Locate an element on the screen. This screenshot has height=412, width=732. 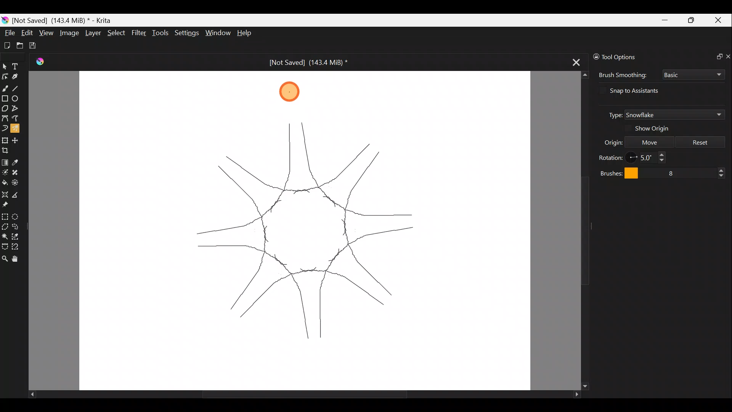
Basic is located at coordinates (693, 75).